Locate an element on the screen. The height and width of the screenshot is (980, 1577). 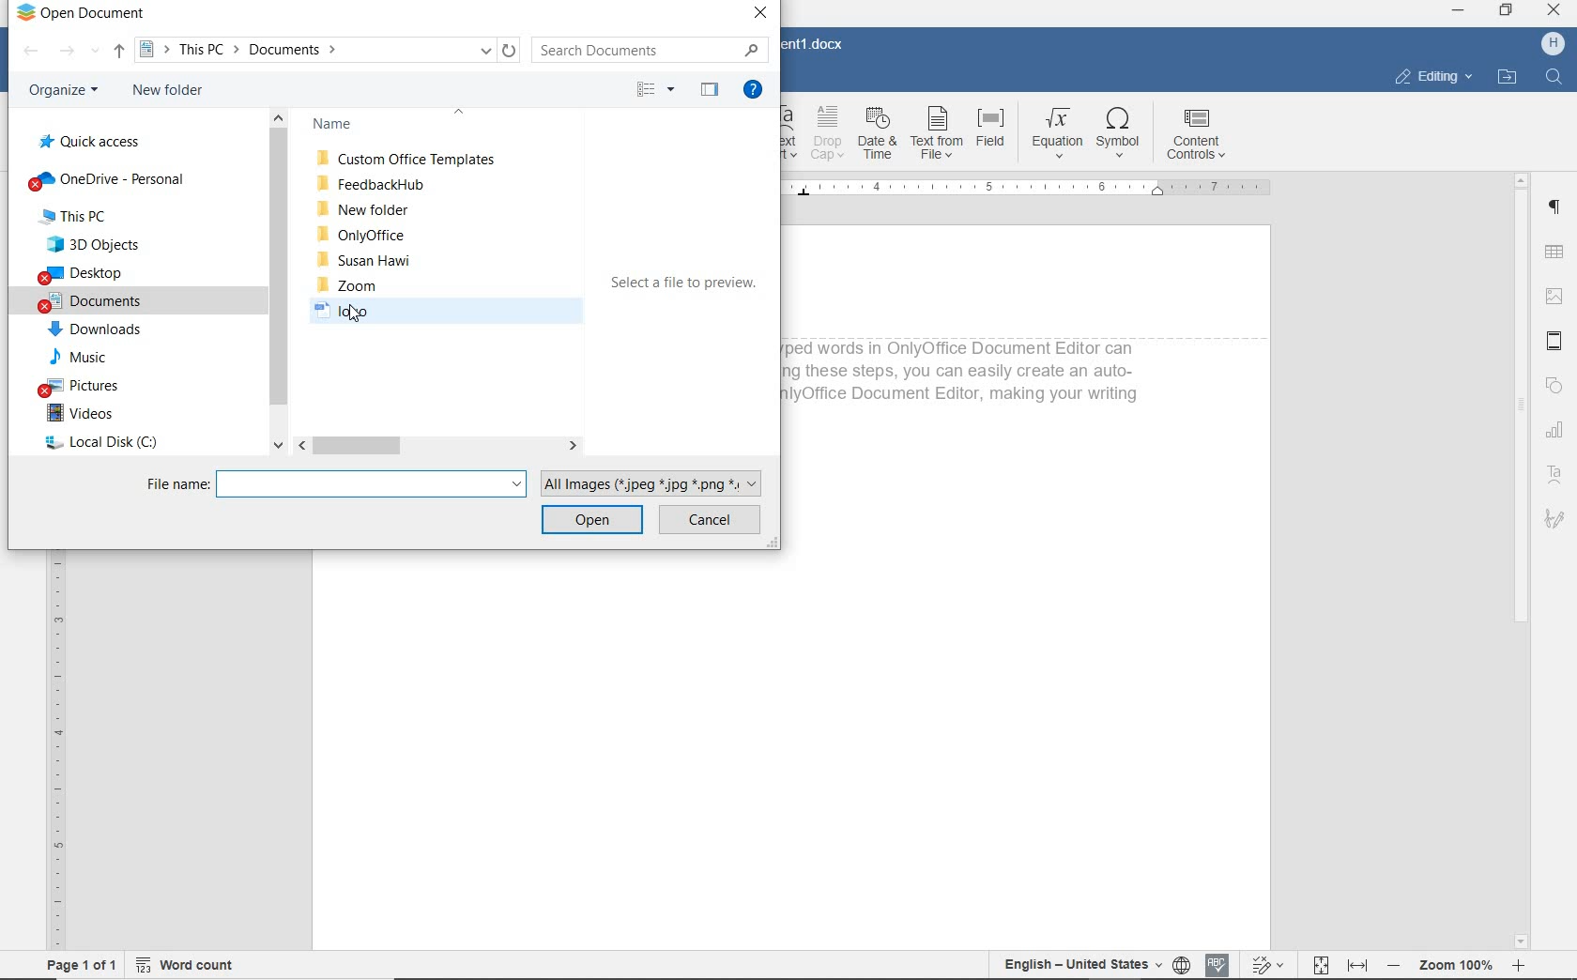
Zoom is located at coordinates (349, 285).